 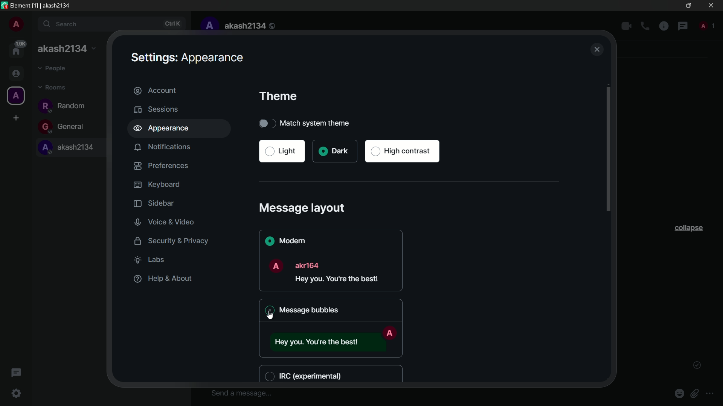 I want to click on threads, so click(x=683, y=27).